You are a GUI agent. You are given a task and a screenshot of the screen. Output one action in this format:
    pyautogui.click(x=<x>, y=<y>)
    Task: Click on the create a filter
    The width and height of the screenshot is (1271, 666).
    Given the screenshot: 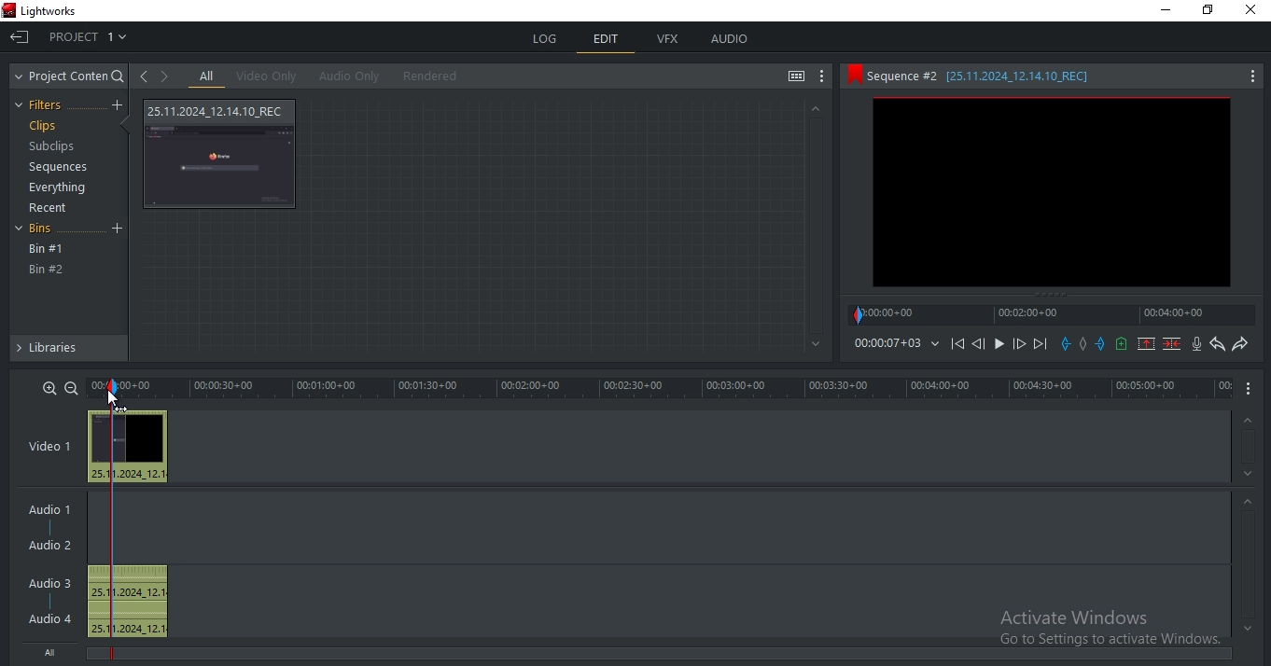 What is the action you would take?
    pyautogui.click(x=117, y=105)
    